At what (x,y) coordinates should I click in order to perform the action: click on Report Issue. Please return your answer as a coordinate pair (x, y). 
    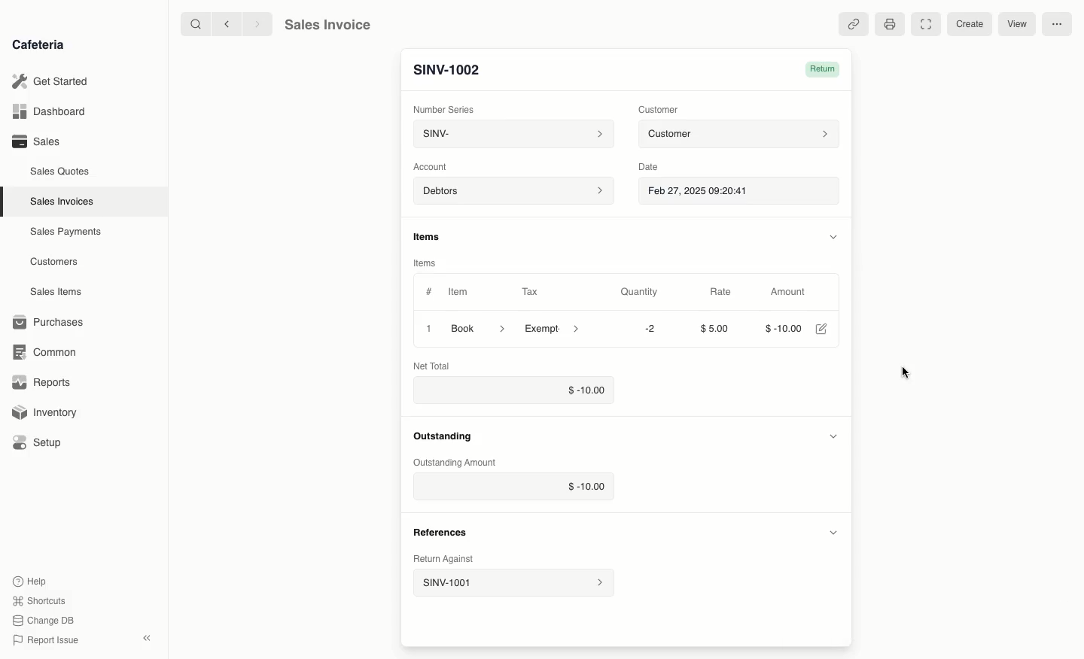
    Looking at the image, I should click on (49, 639).